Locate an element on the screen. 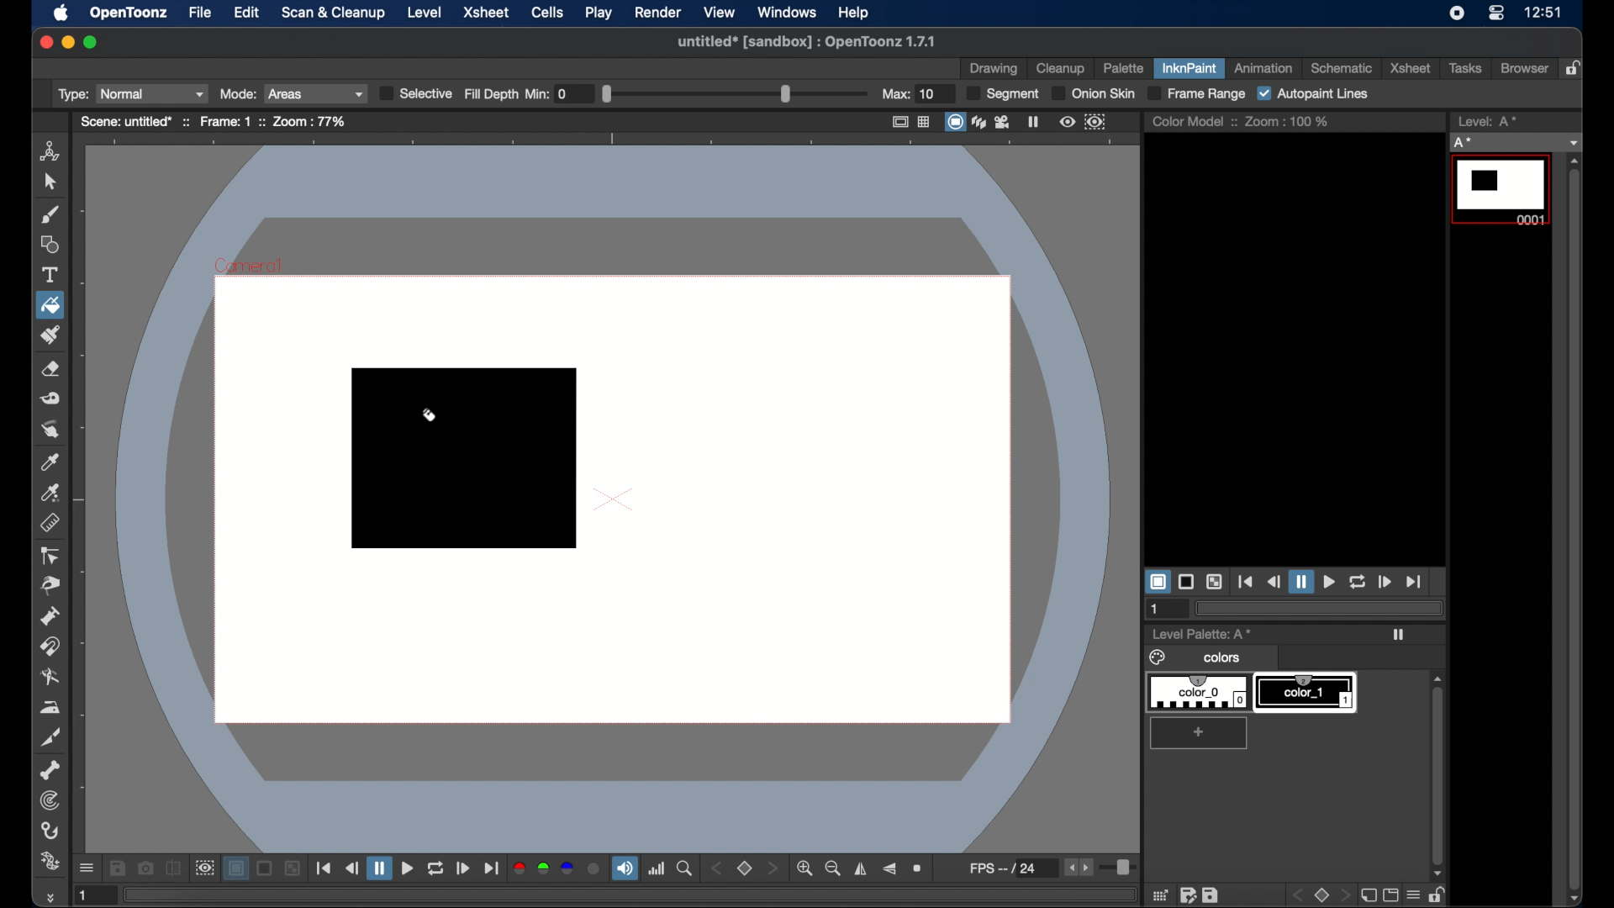 Image resolution: width=1614 pixels, height=908 pixels. checkered background is located at coordinates (292, 868).